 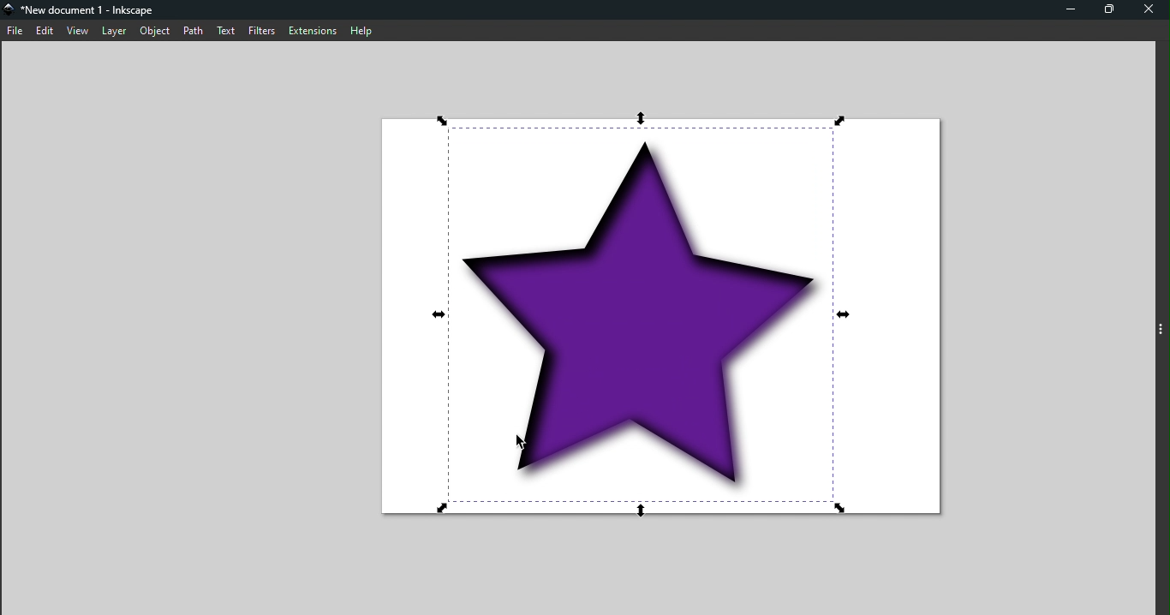 What do you see at coordinates (81, 10) in the screenshot?
I see `File name` at bounding box center [81, 10].